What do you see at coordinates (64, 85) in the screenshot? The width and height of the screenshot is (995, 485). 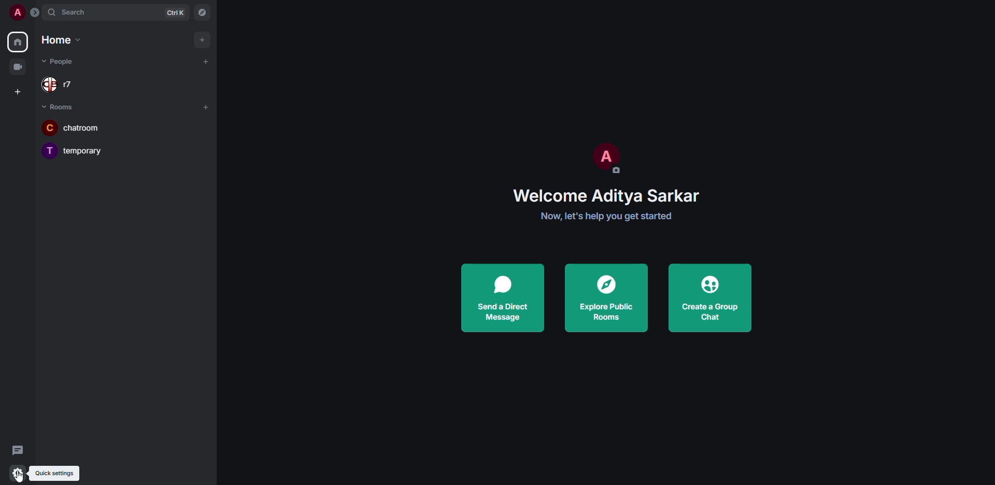 I see `r7` at bounding box center [64, 85].